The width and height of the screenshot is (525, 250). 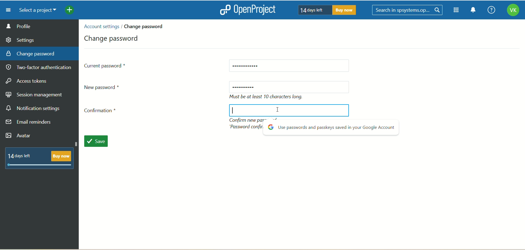 I want to click on help, so click(x=490, y=10).